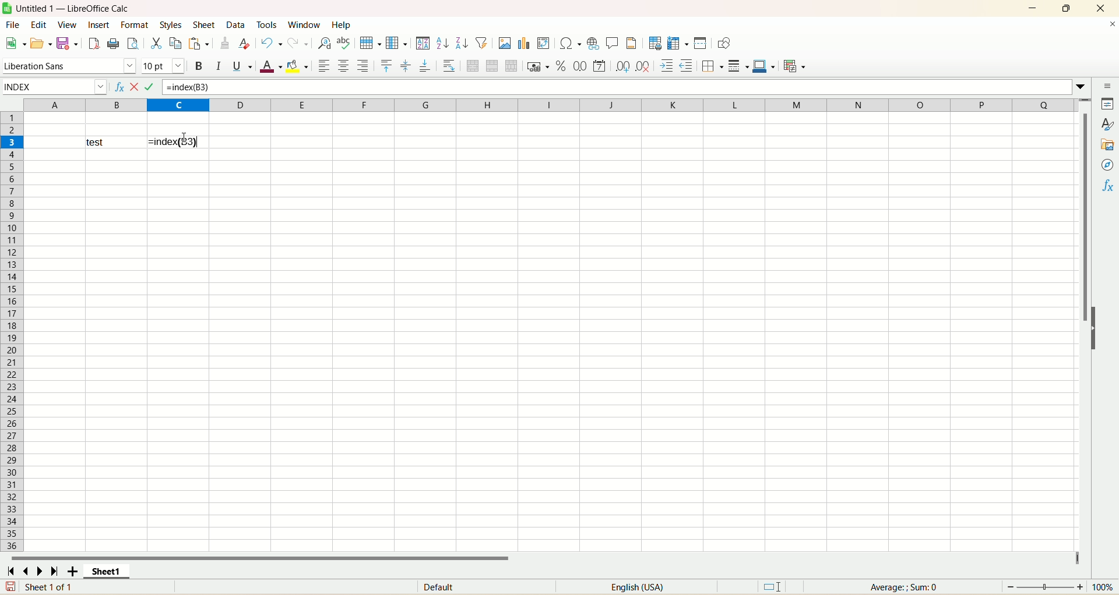 The height and width of the screenshot is (595, 1119). I want to click on sidebar menu, so click(1106, 86).